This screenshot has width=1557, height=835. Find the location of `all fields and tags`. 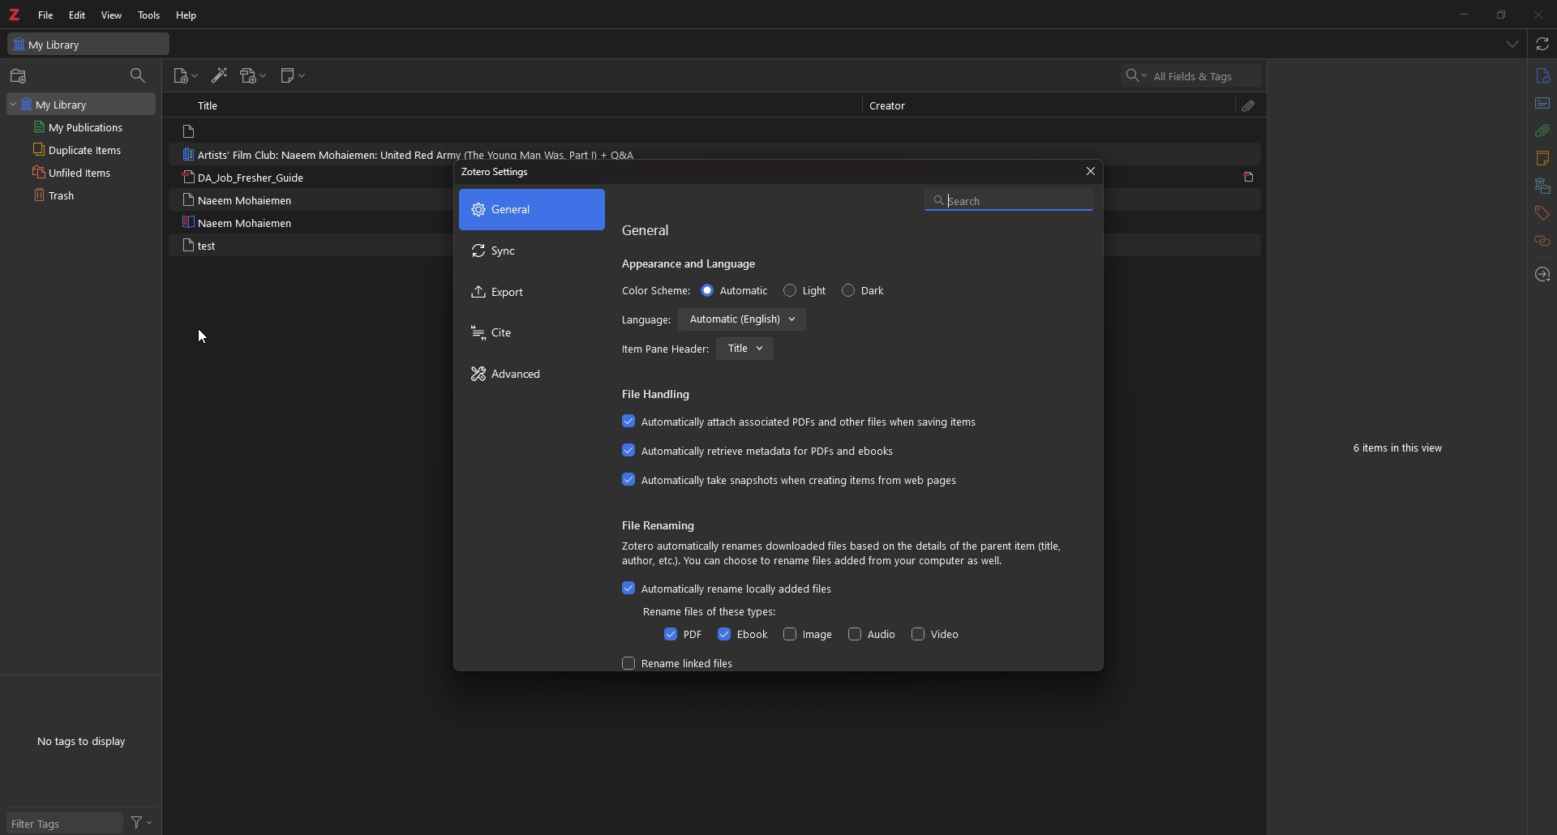

all fields and tags is located at coordinates (1193, 76).